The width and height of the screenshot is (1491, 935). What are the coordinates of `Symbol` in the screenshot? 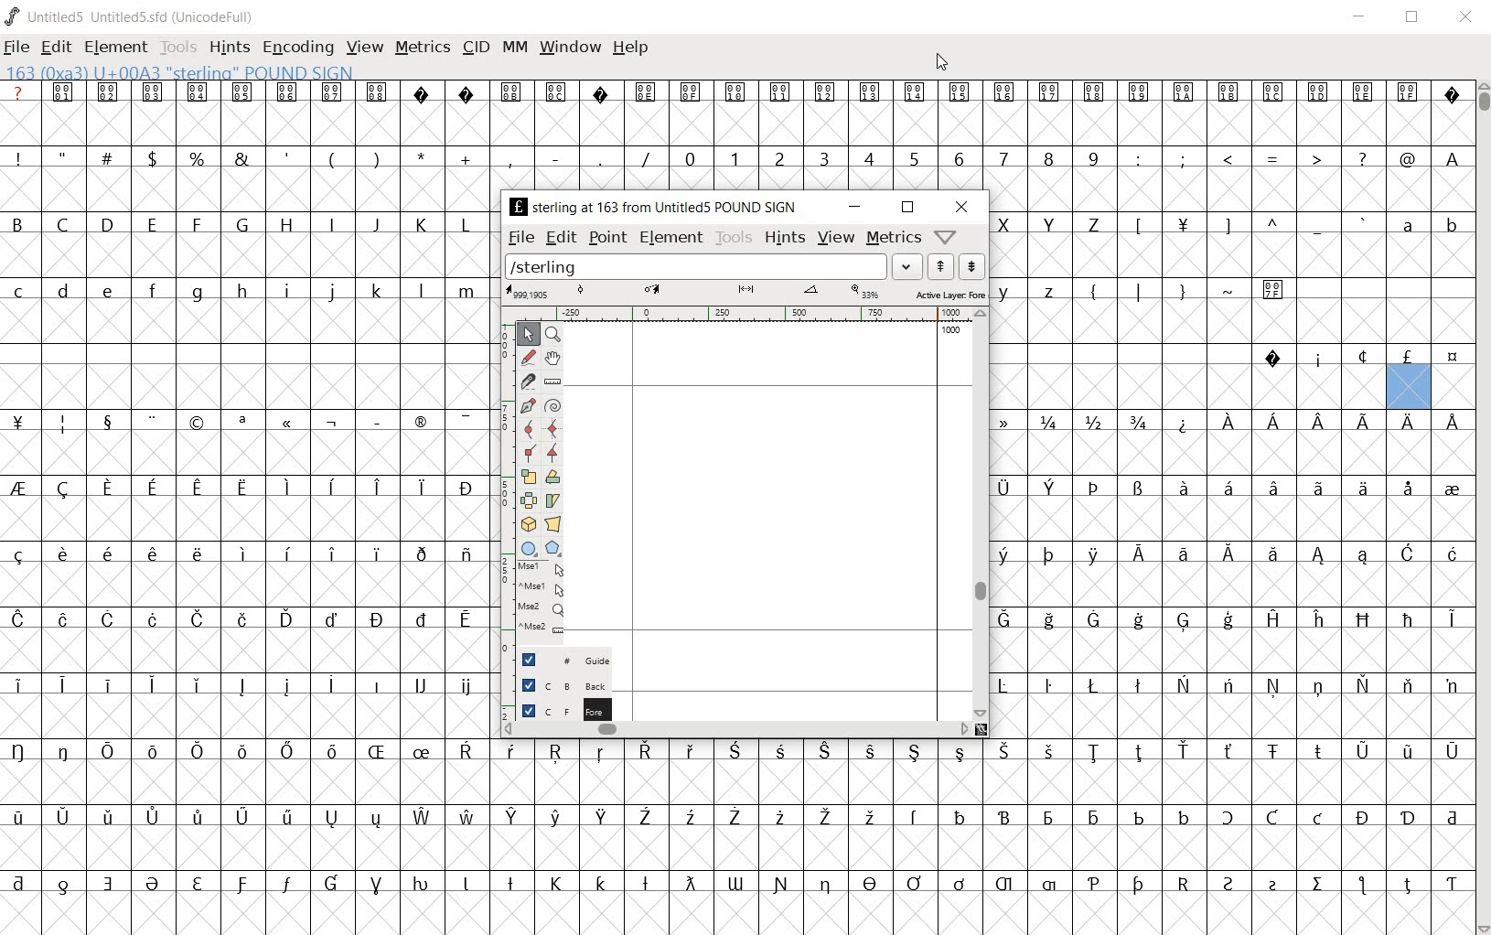 It's located at (1184, 750).